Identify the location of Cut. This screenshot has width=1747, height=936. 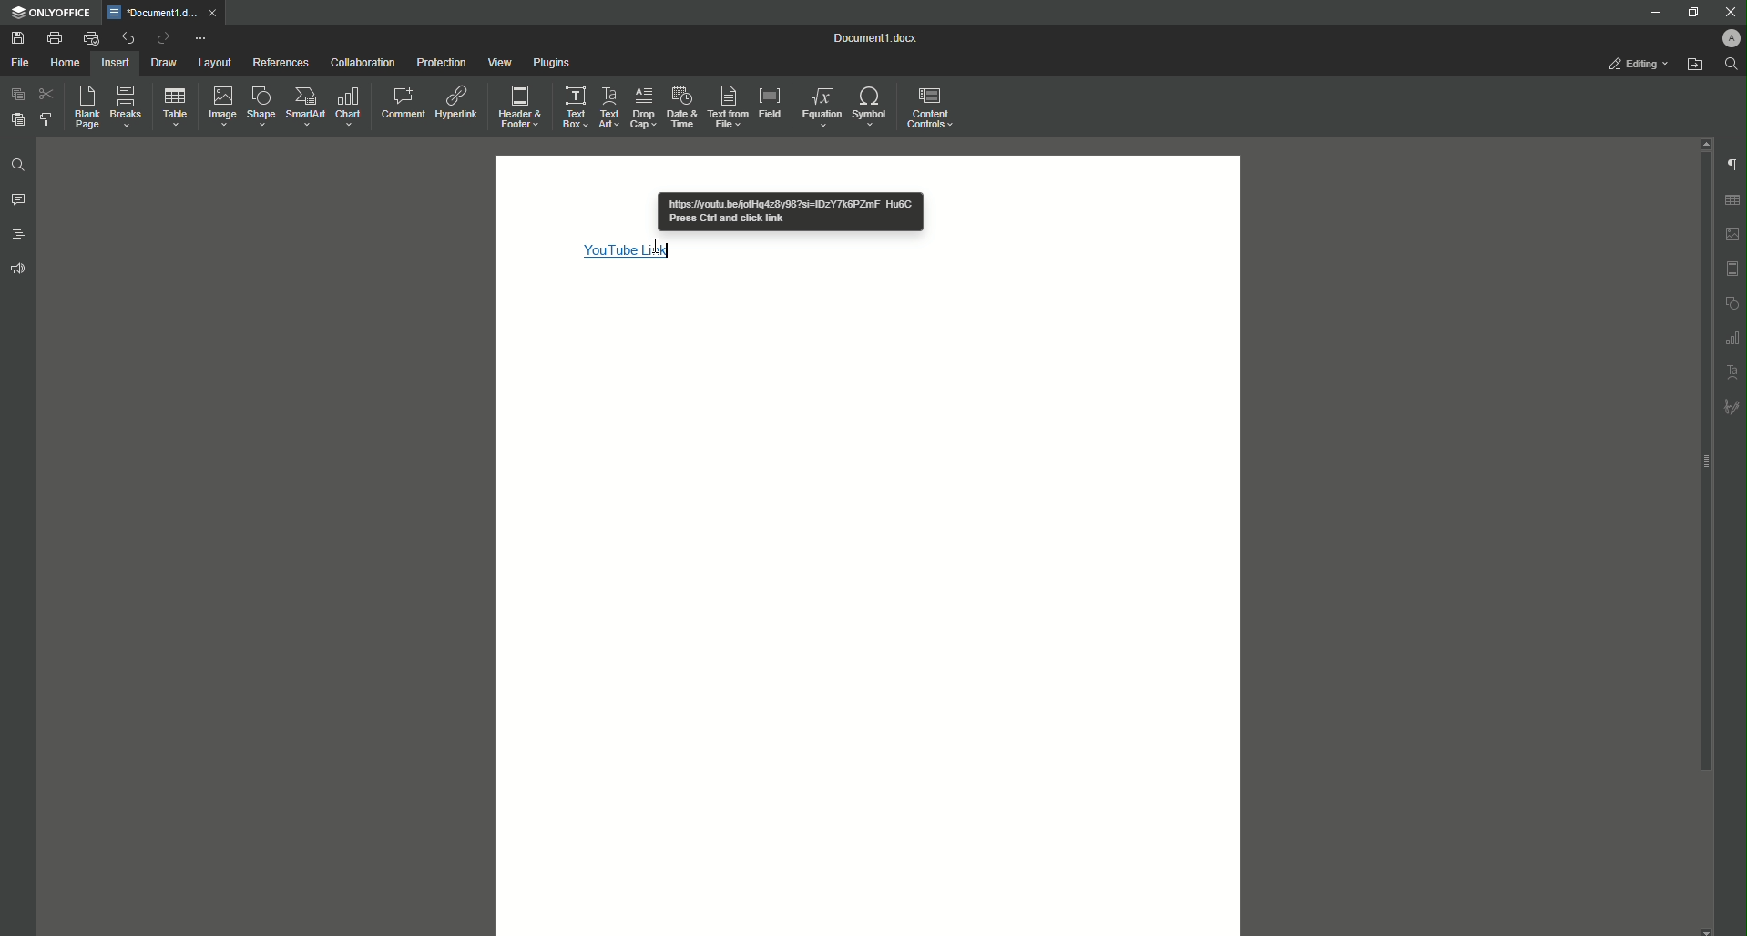
(46, 95).